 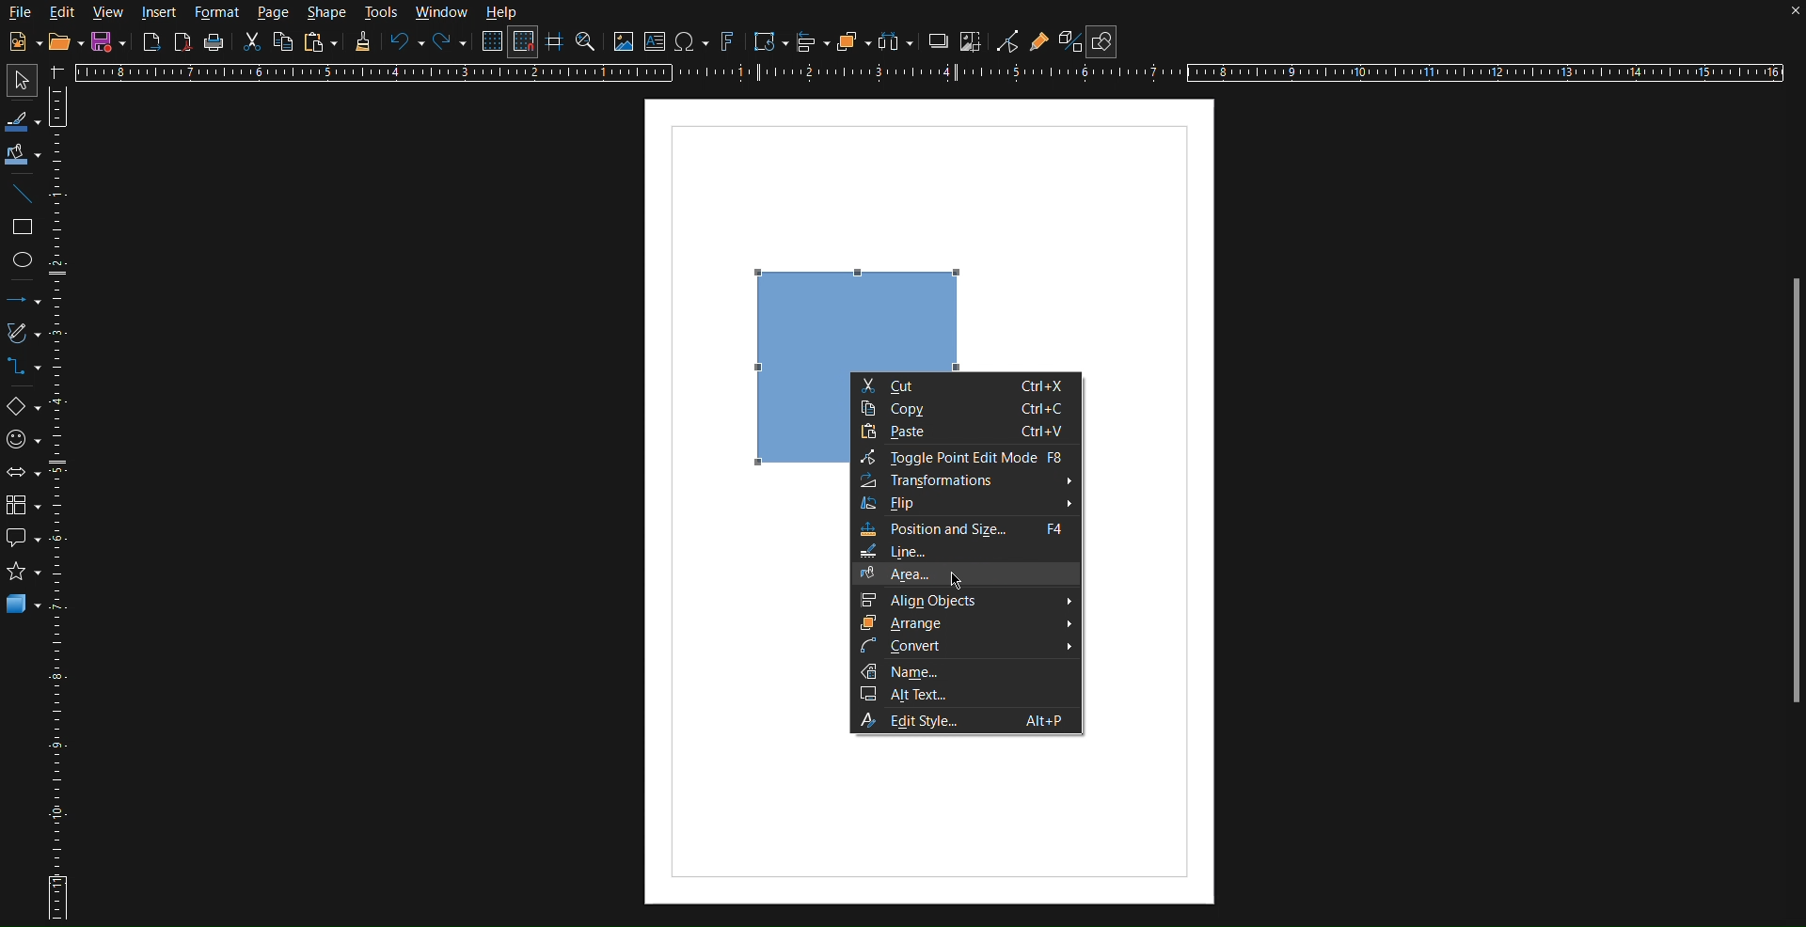 What do you see at coordinates (695, 41) in the screenshot?
I see `Insert Special Character` at bounding box center [695, 41].